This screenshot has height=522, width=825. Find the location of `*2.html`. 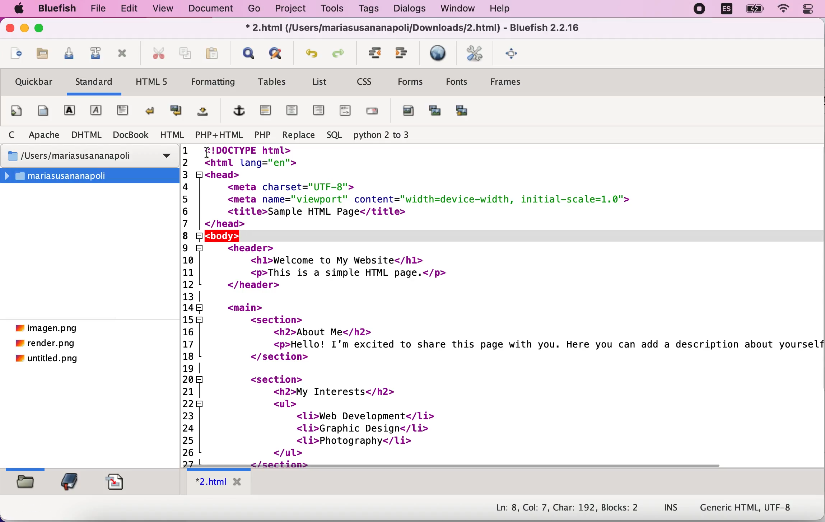

*2.html is located at coordinates (219, 483).